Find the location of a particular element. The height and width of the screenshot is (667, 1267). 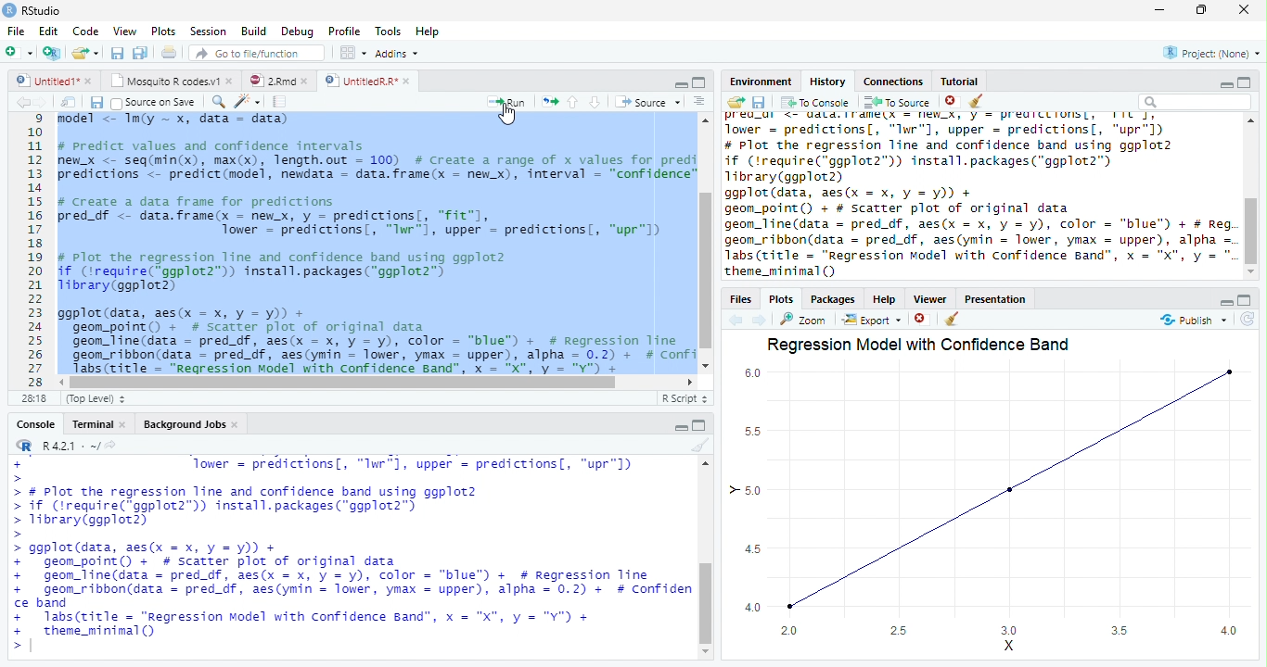

Session is located at coordinates (210, 31).